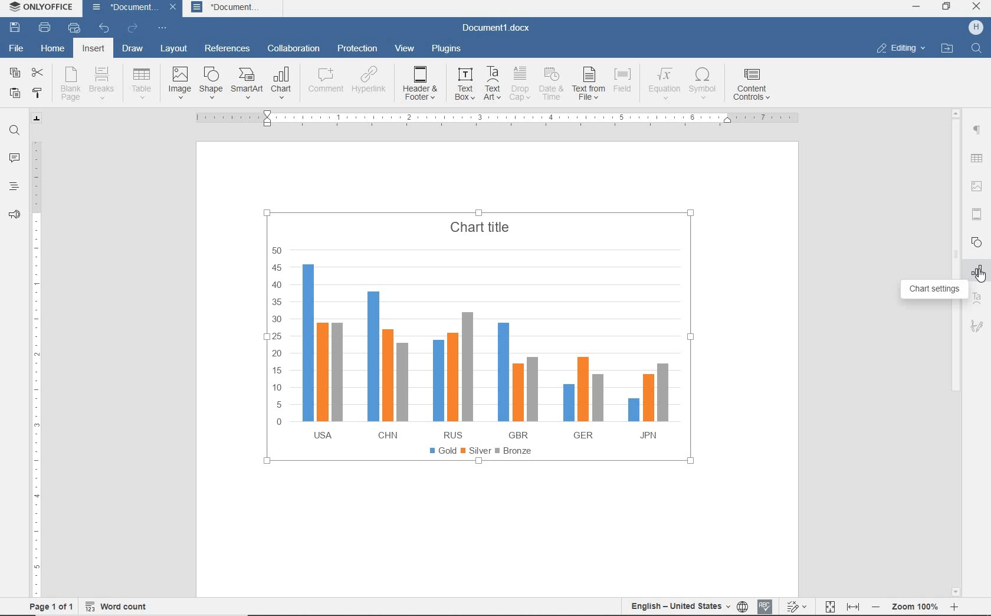  I want to click on text language, so click(680, 605).